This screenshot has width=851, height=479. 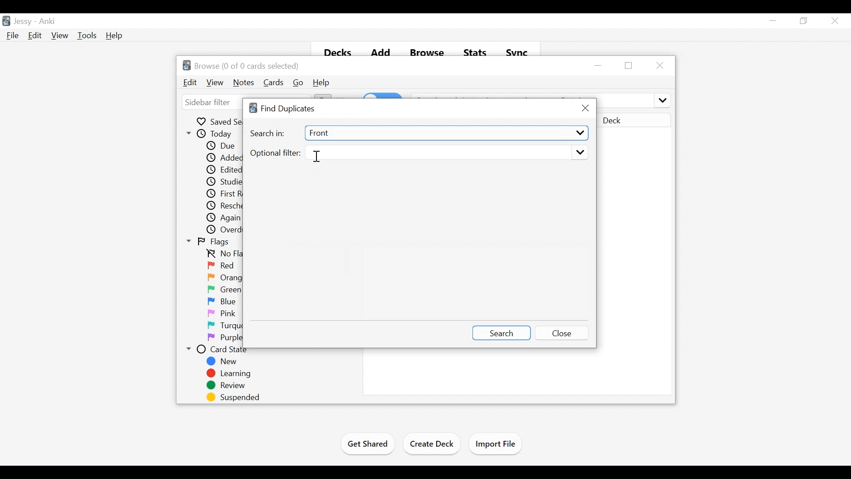 I want to click on Edit, so click(x=34, y=35).